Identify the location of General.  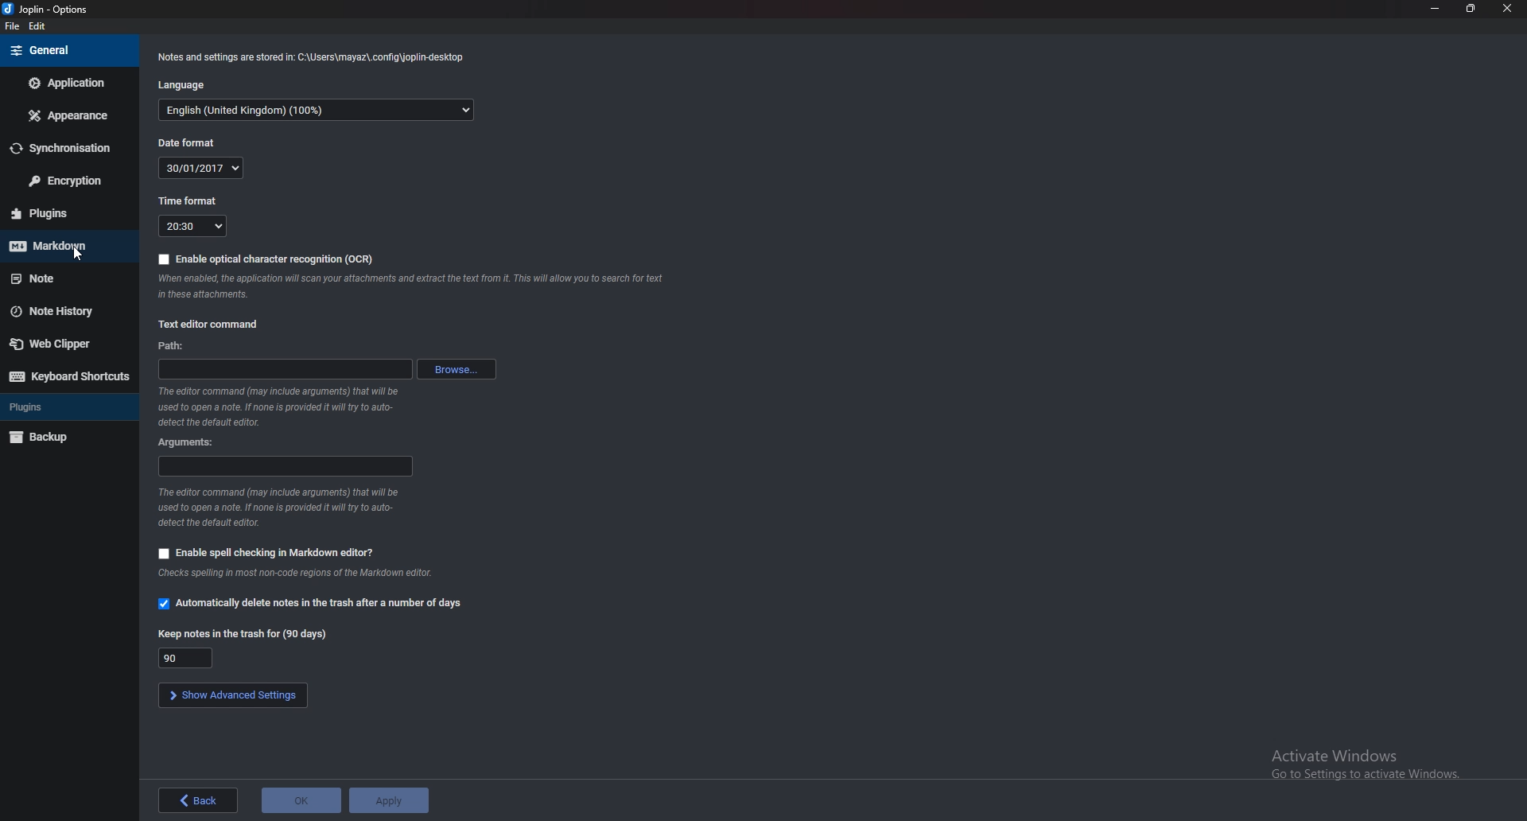
(65, 50).